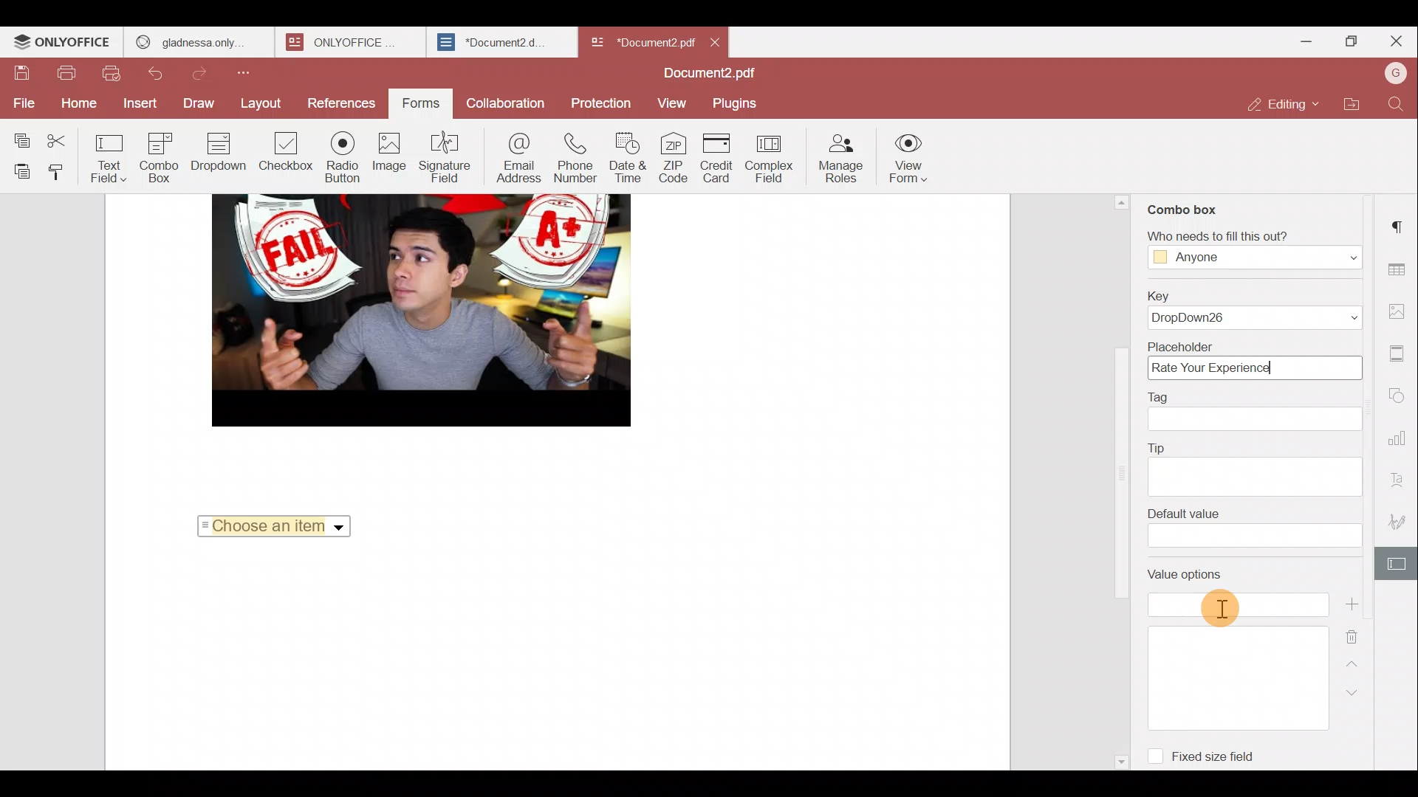  What do you see at coordinates (576, 159) in the screenshot?
I see `Phone number` at bounding box center [576, 159].